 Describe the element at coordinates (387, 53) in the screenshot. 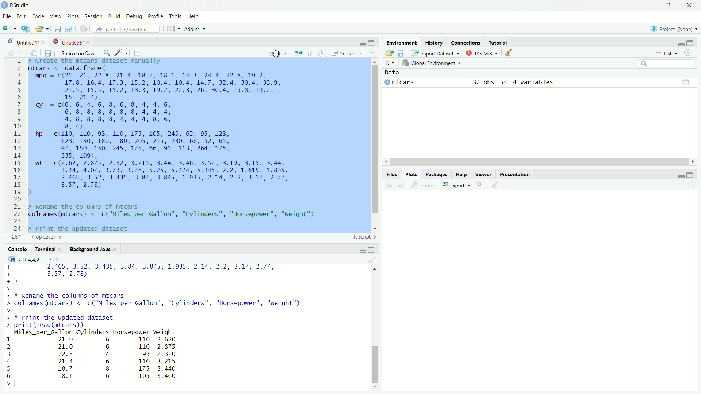

I see `export` at that location.